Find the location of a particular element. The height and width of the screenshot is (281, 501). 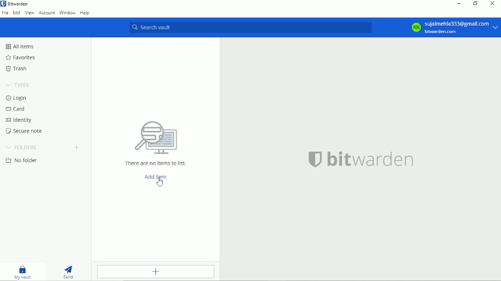

bitwarden logo is located at coordinates (3, 3).